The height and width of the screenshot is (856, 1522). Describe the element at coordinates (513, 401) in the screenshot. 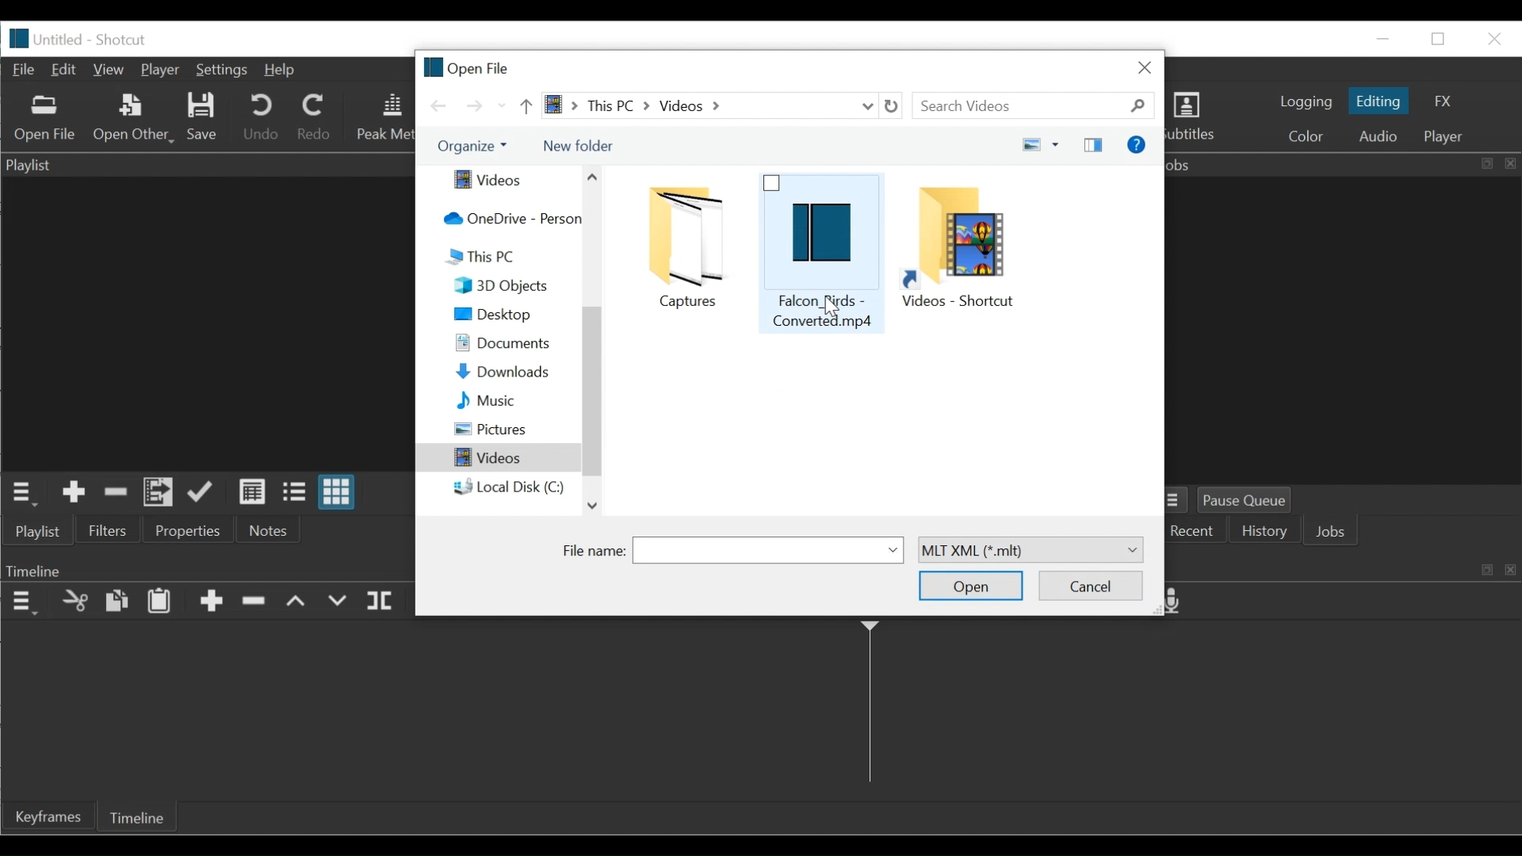

I see `Music` at that location.